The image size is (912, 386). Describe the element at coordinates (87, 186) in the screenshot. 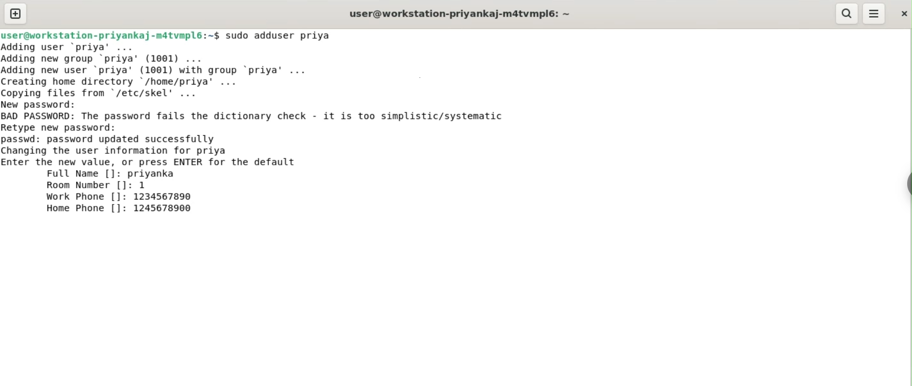

I see `room number []:` at that location.